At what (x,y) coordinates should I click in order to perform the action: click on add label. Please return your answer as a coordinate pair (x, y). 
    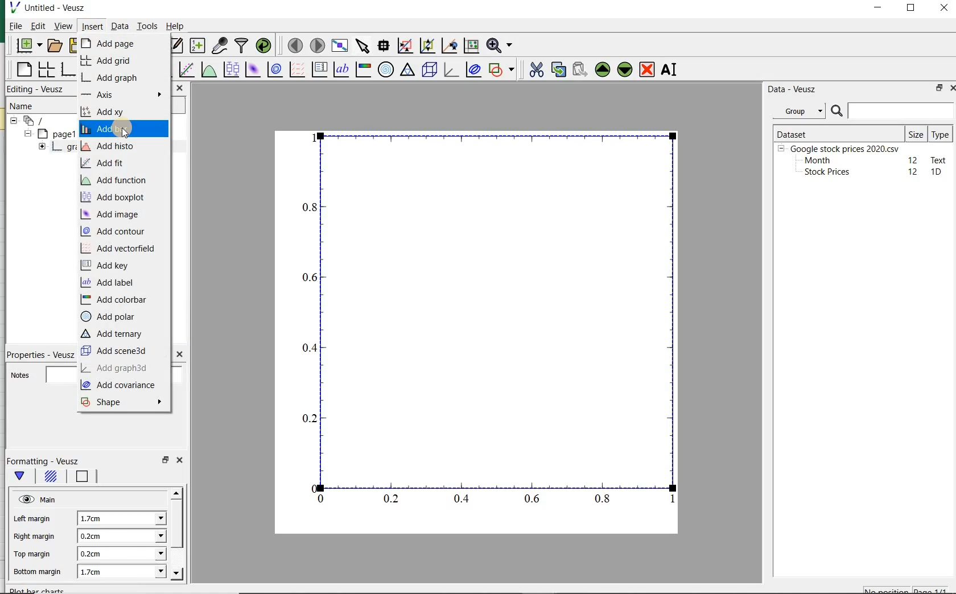
    Looking at the image, I should click on (112, 283).